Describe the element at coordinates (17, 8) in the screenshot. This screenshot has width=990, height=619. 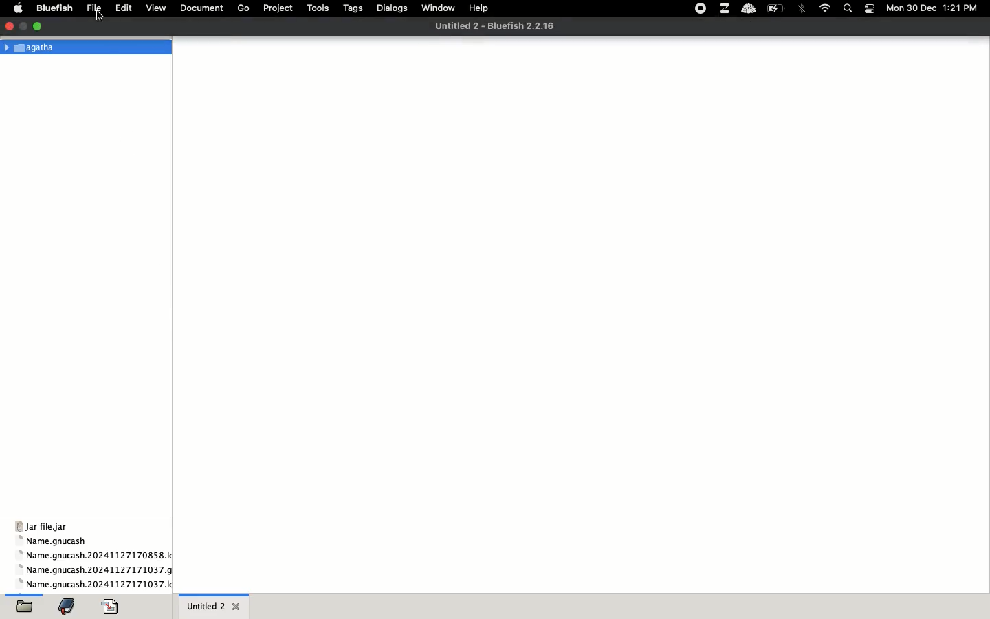
I see `apple` at that location.